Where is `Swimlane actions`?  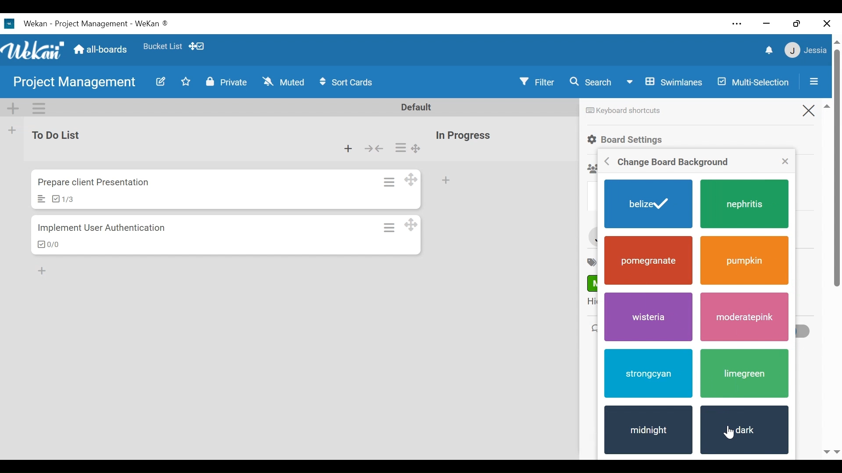
Swimlane actions is located at coordinates (39, 108).